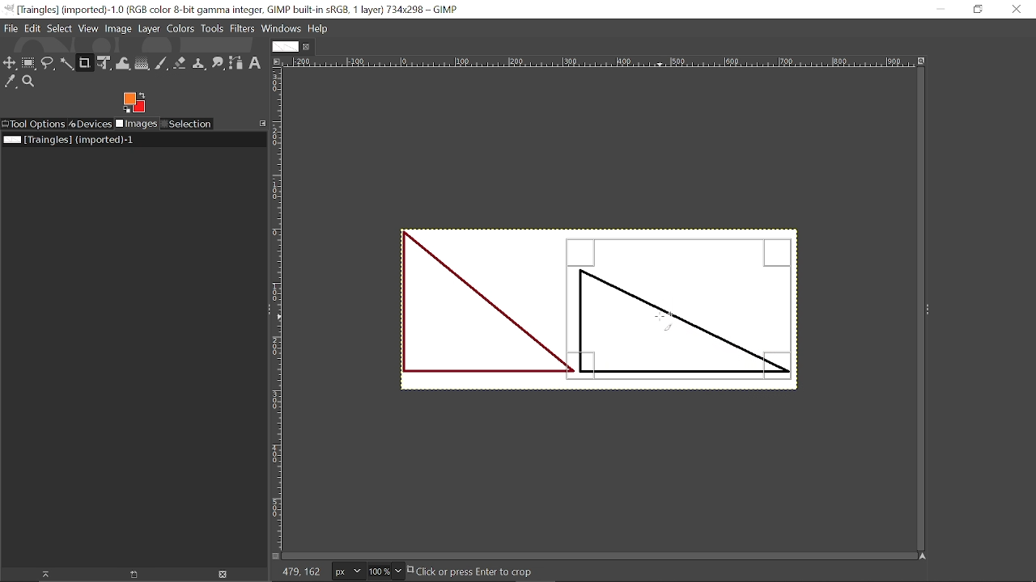 This screenshot has width=1036, height=582. I want to click on Current tab, so click(283, 46).